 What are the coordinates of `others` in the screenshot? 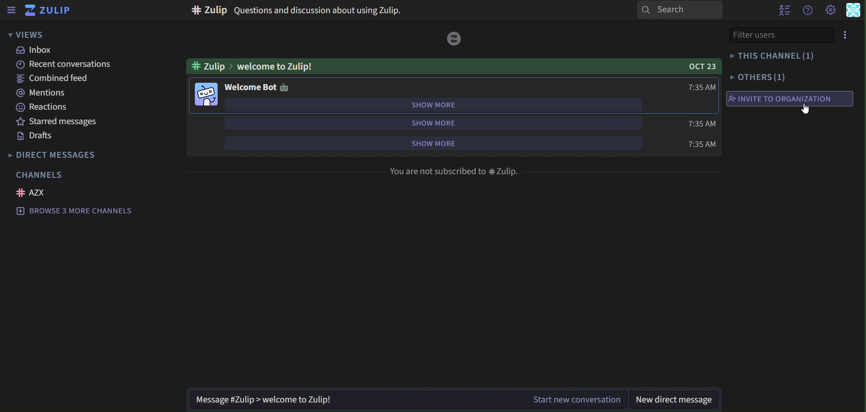 It's located at (759, 76).